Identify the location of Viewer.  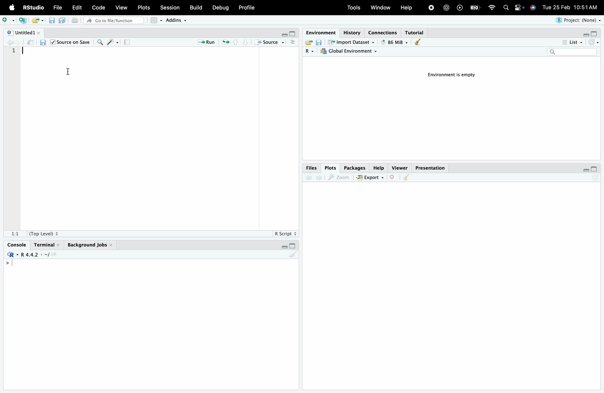
(399, 167).